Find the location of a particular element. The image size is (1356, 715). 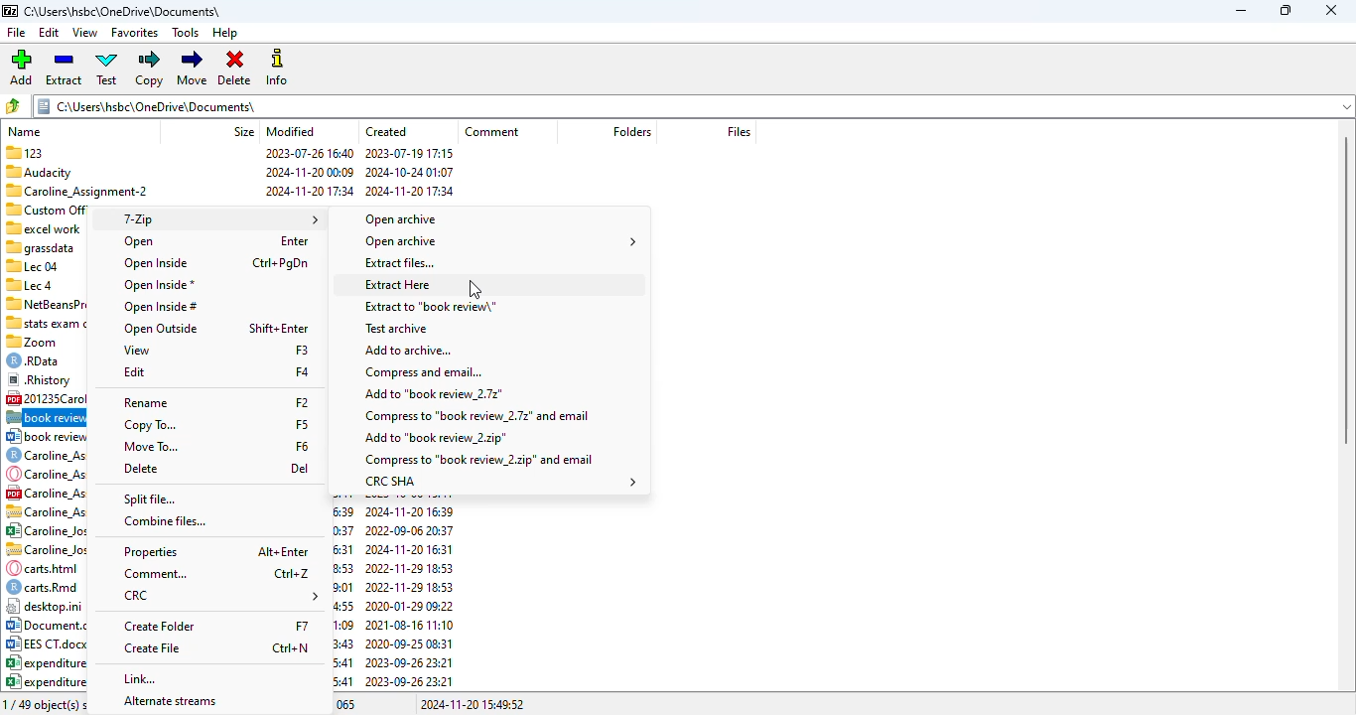

combine files is located at coordinates (165, 521).